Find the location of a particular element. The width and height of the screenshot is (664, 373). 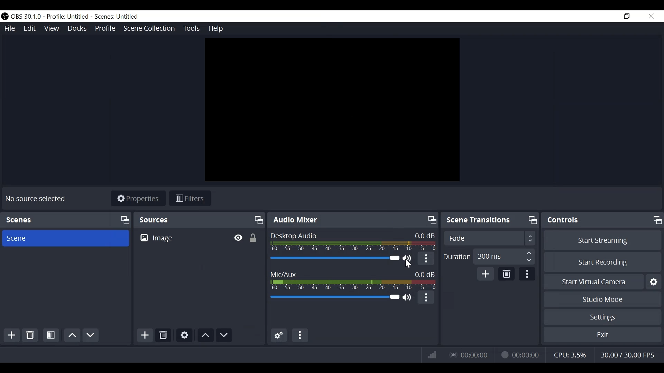

Move Down is located at coordinates (90, 335).